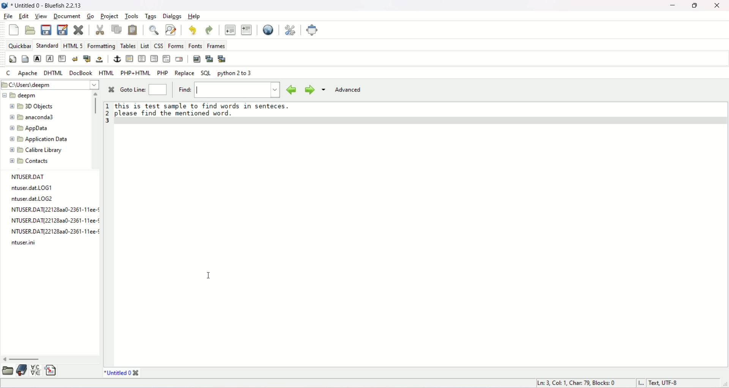 The height and width of the screenshot is (388, 729). What do you see at coordinates (206, 73) in the screenshot?
I see `SQL` at bounding box center [206, 73].